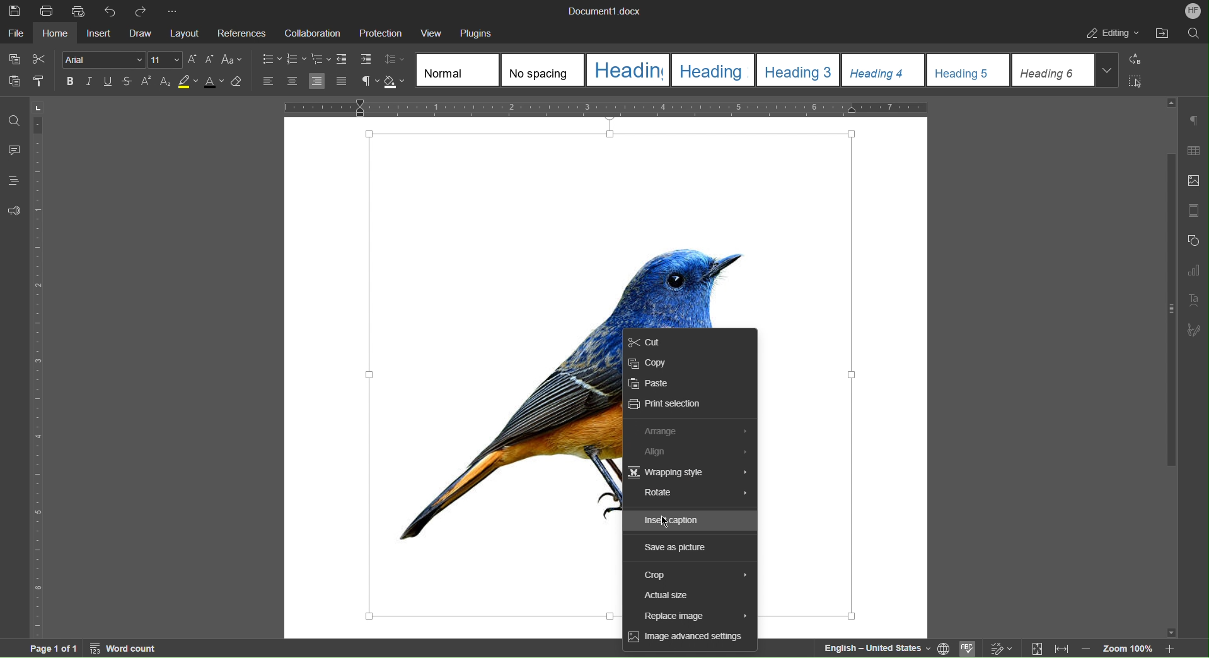 This screenshot has width=1209, height=658. What do you see at coordinates (292, 82) in the screenshot?
I see `Align Center` at bounding box center [292, 82].